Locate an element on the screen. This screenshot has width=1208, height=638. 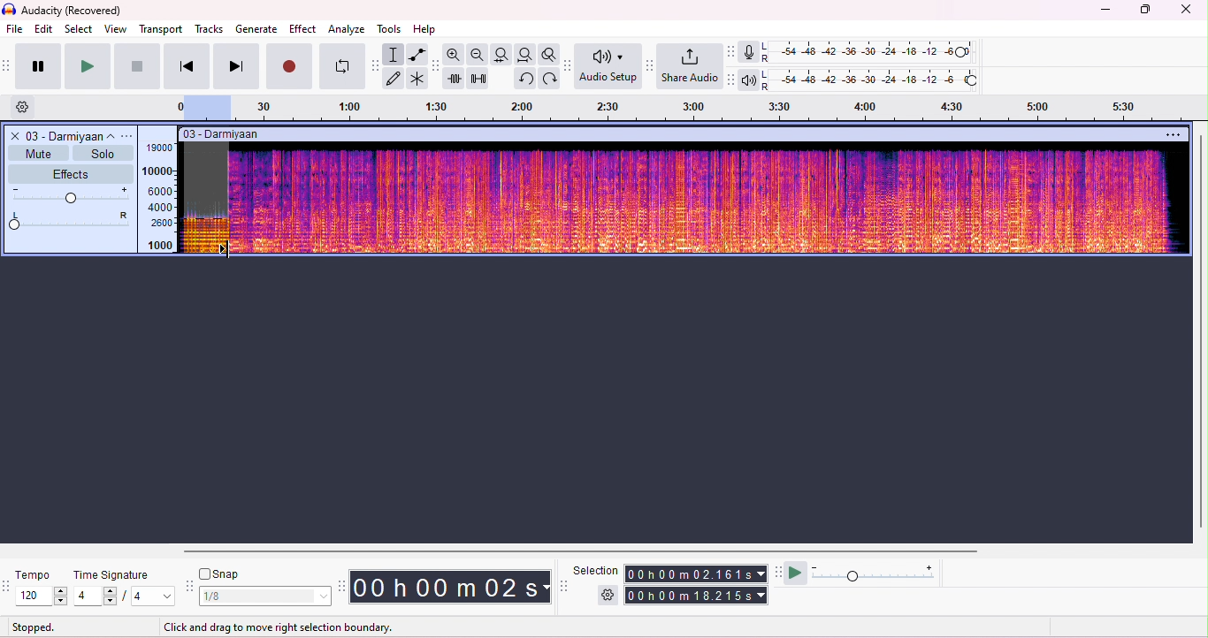
track is located at coordinates (69, 135).